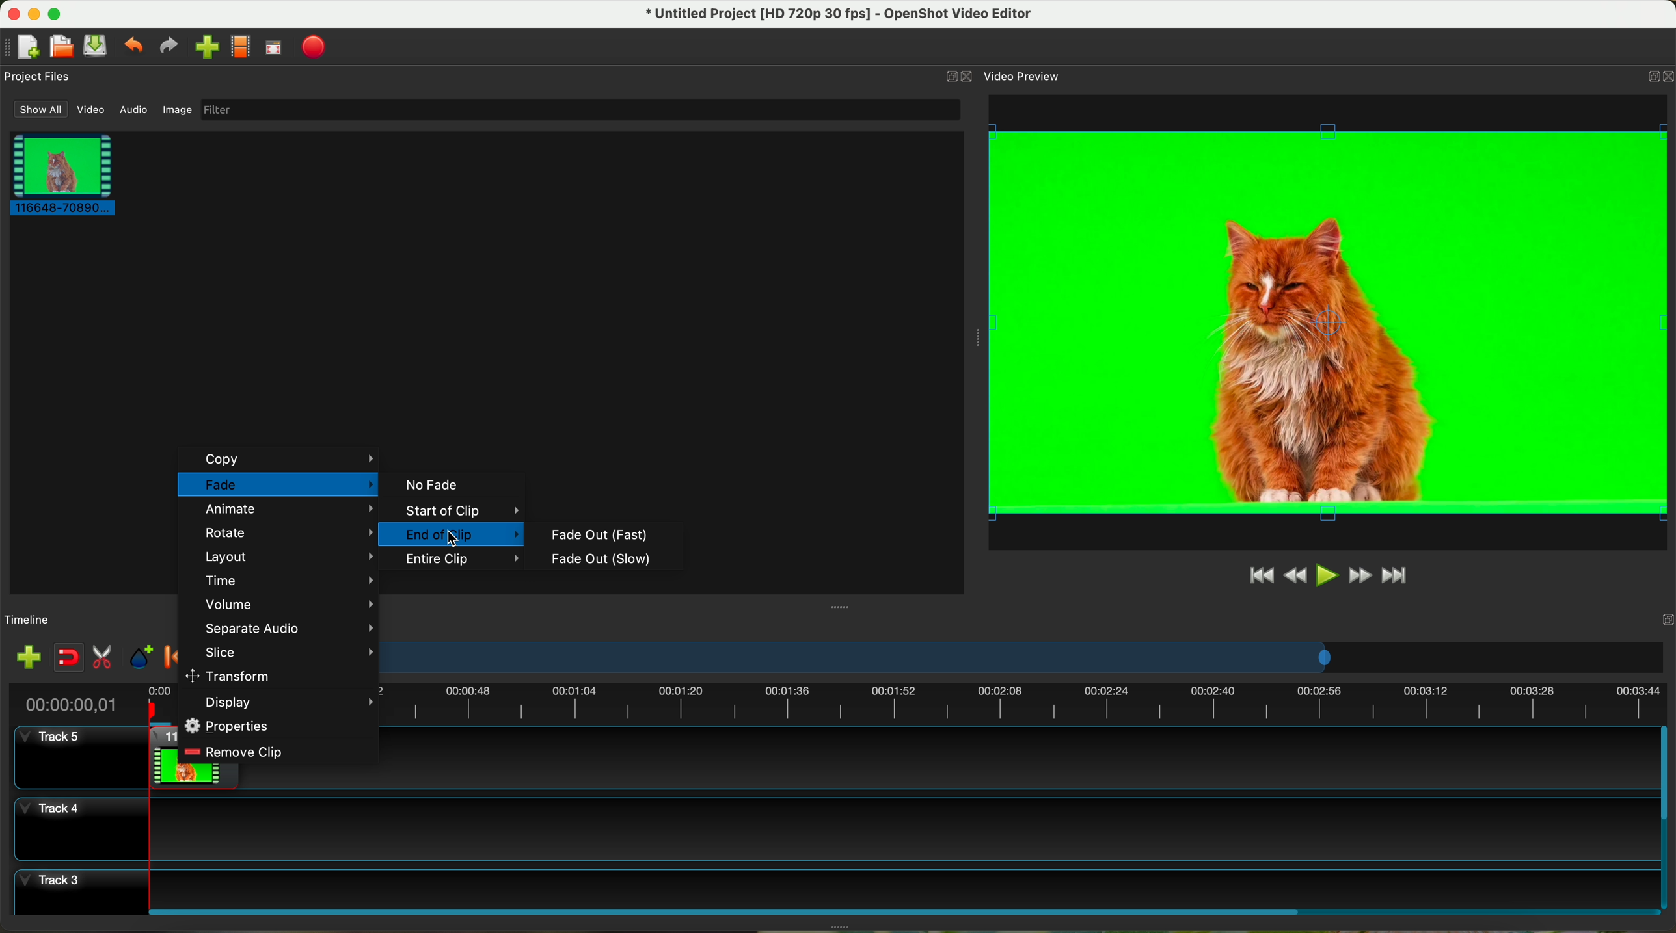  Describe the element at coordinates (840, 14) in the screenshot. I see `file name` at that location.